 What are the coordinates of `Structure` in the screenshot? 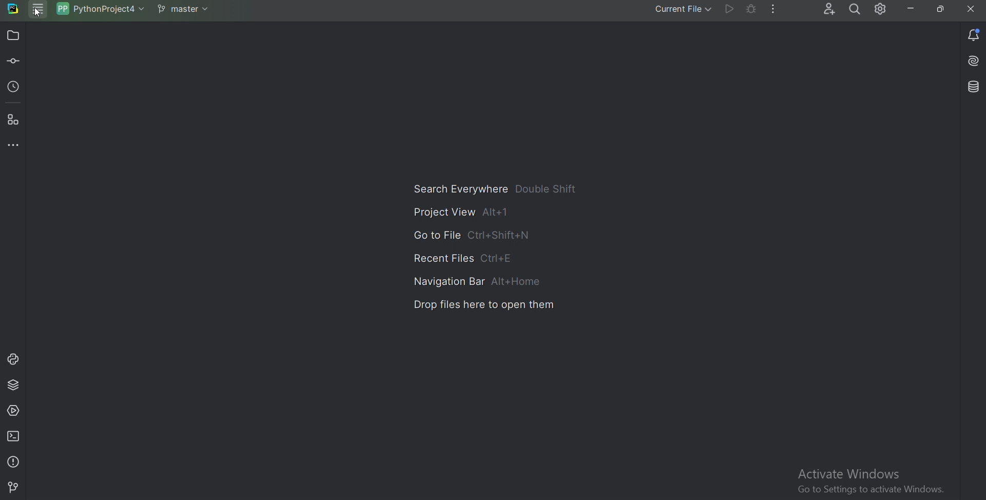 It's located at (14, 121).